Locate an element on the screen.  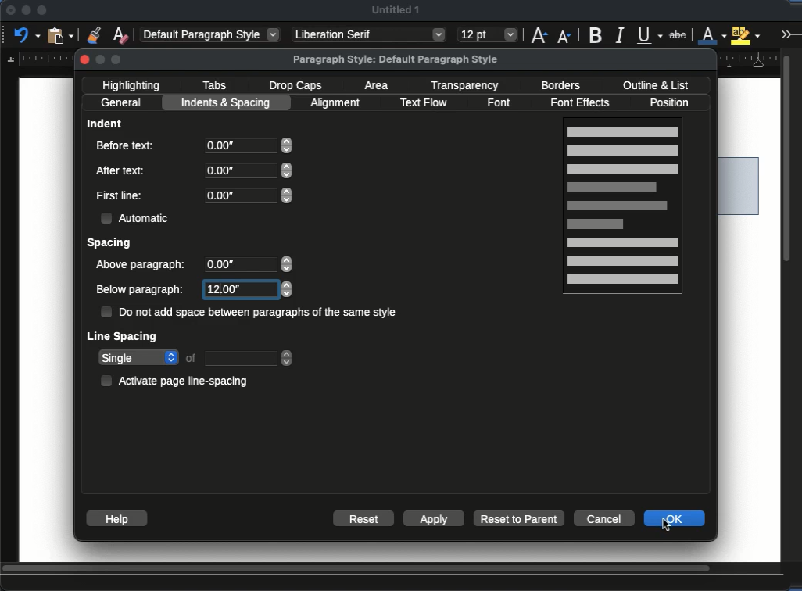
tabs is located at coordinates (214, 85).